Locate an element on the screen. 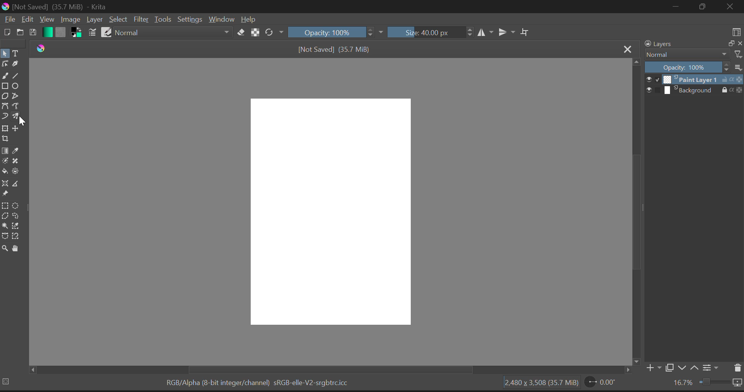 Image resolution: width=744 pixels, height=392 pixels. minimize is located at coordinates (730, 43).